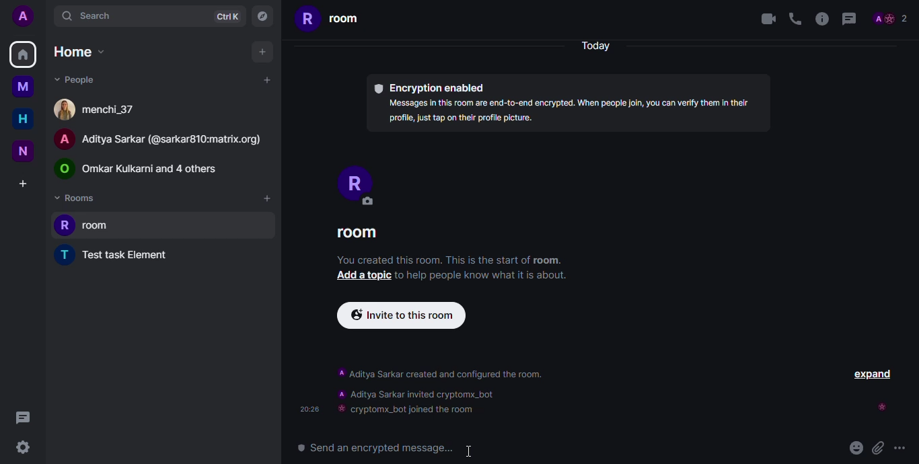 The image size is (919, 464). Describe the element at coordinates (872, 373) in the screenshot. I see `EXPAND` at that location.